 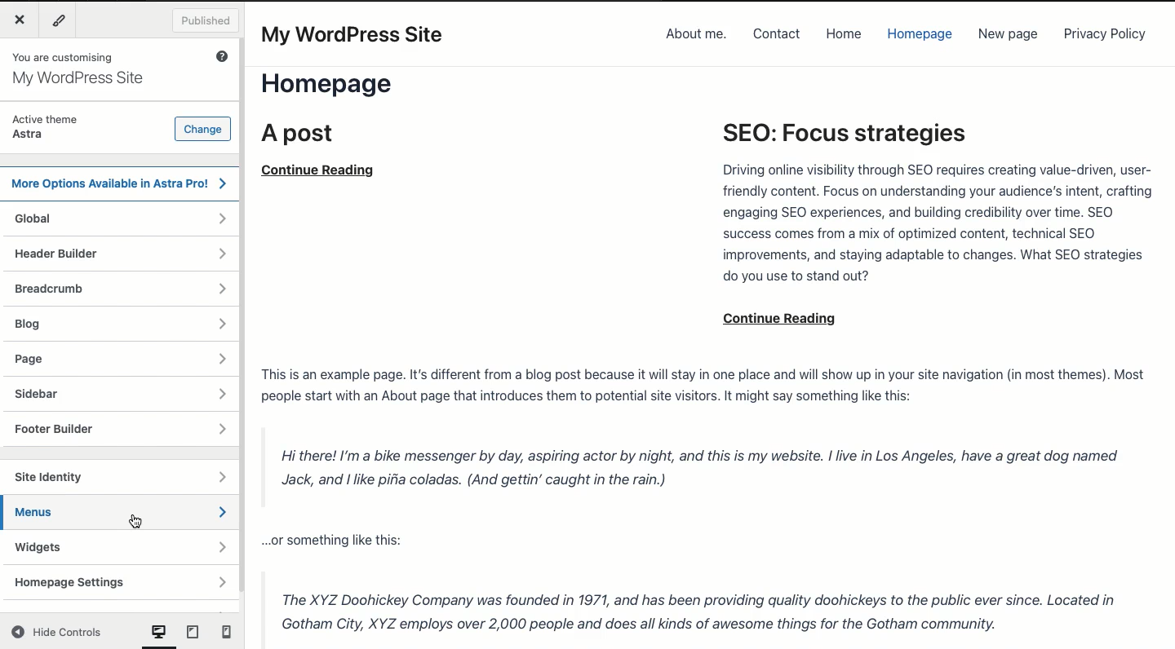 What do you see at coordinates (917, 34) in the screenshot?
I see `Homepage` at bounding box center [917, 34].